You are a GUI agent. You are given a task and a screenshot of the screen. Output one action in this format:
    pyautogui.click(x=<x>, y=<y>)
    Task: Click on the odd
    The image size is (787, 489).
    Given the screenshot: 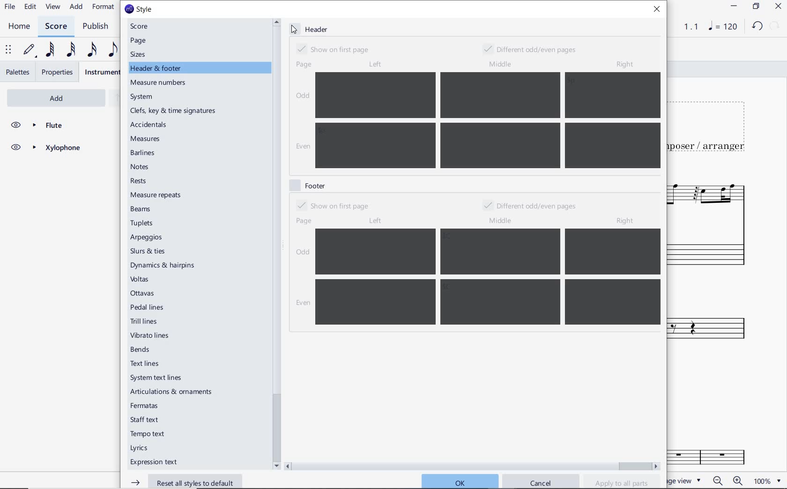 What is the action you would take?
    pyautogui.click(x=303, y=253)
    